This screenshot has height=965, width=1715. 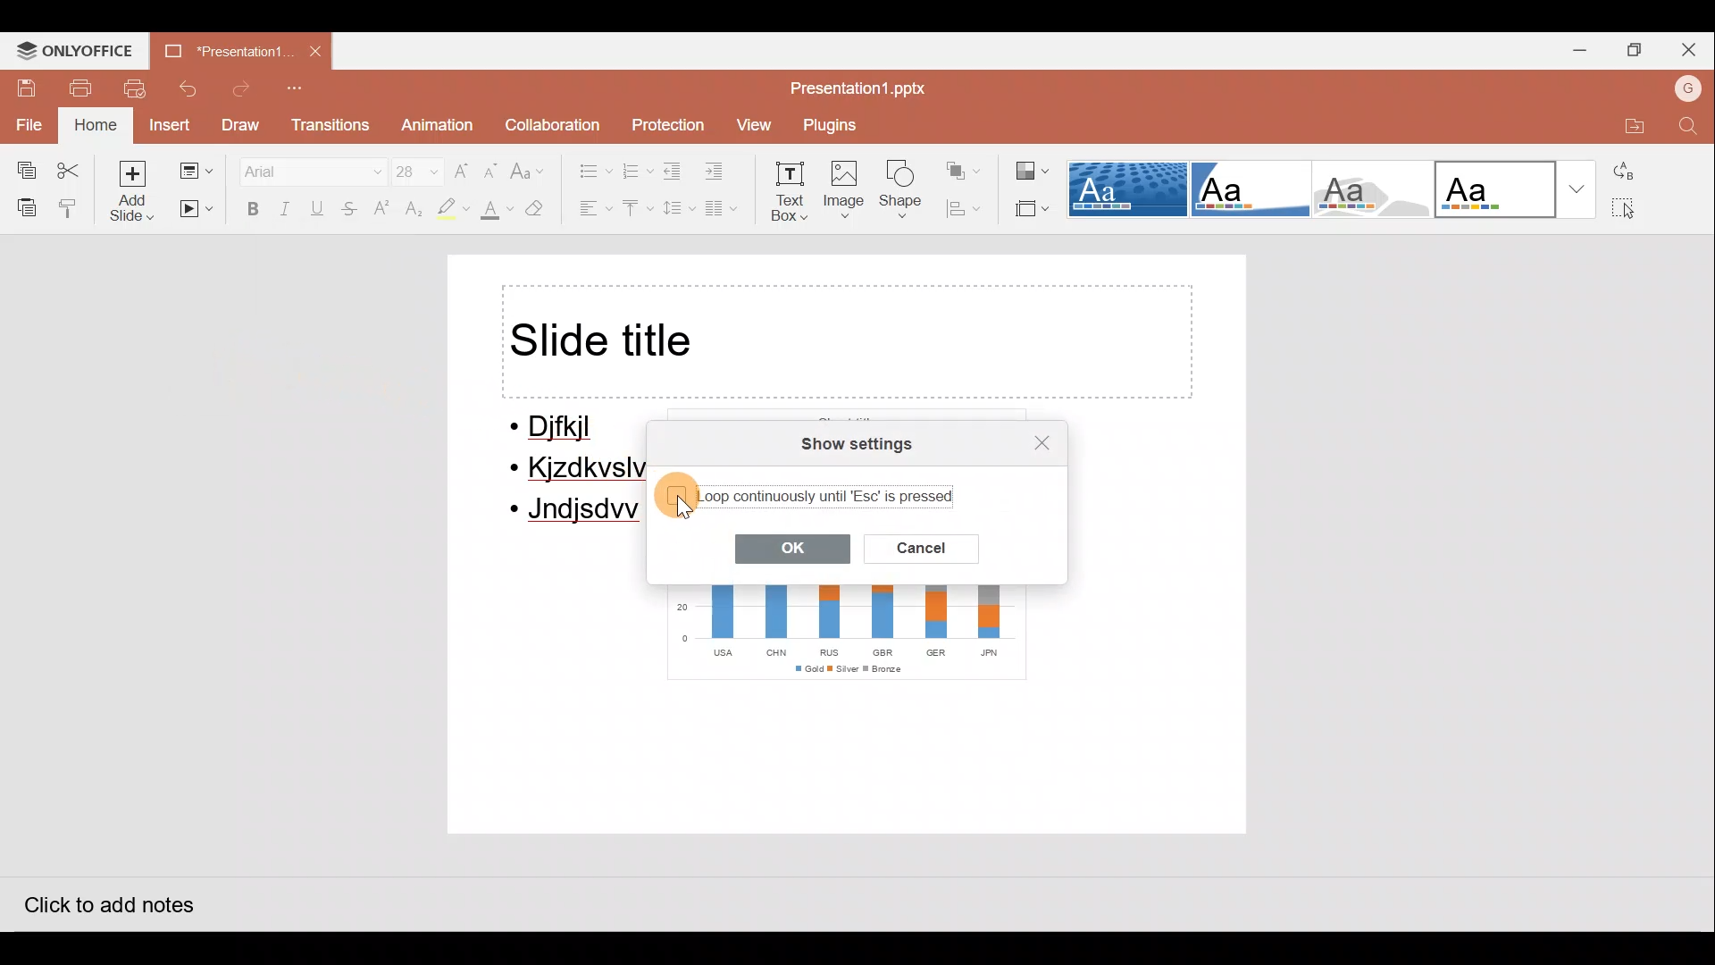 I want to click on Horizontal align, so click(x=595, y=211).